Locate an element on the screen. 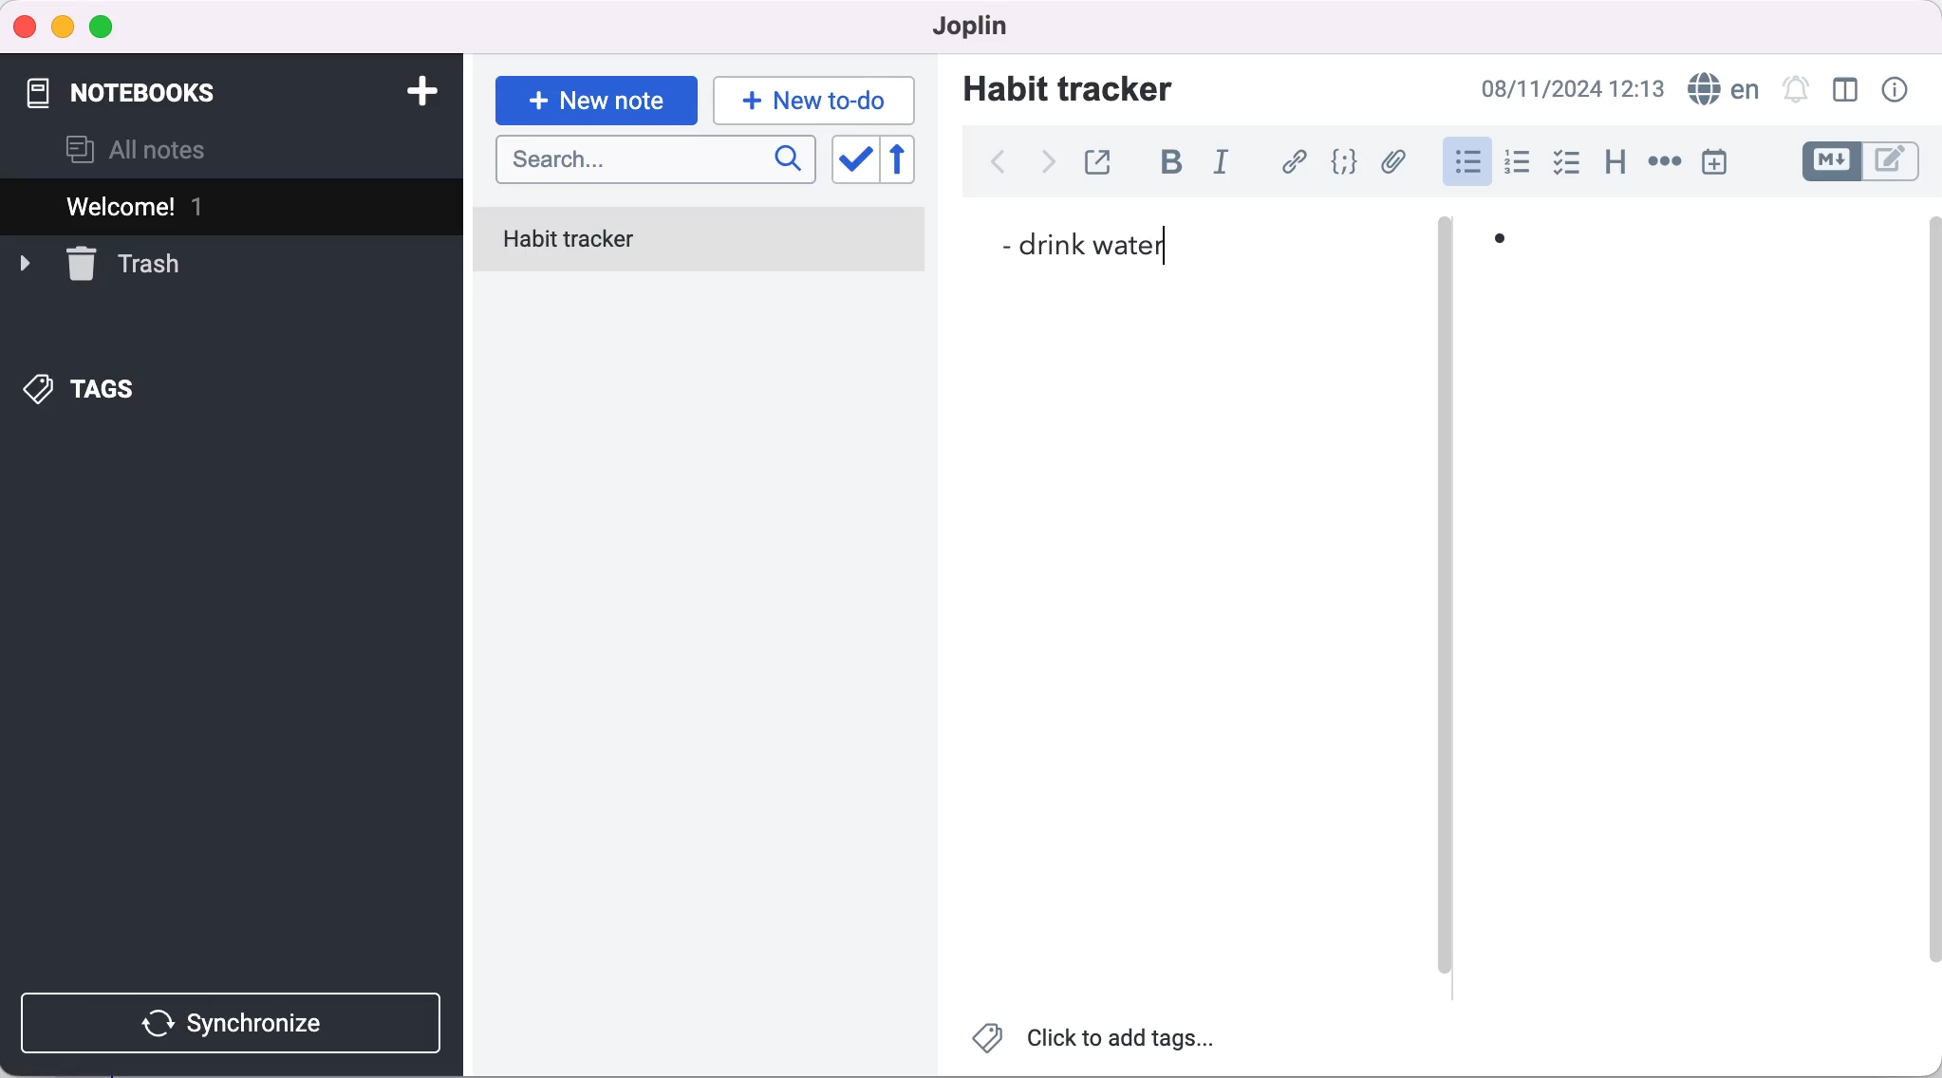 This screenshot has height=1078, width=1942. language is located at coordinates (1721, 89).